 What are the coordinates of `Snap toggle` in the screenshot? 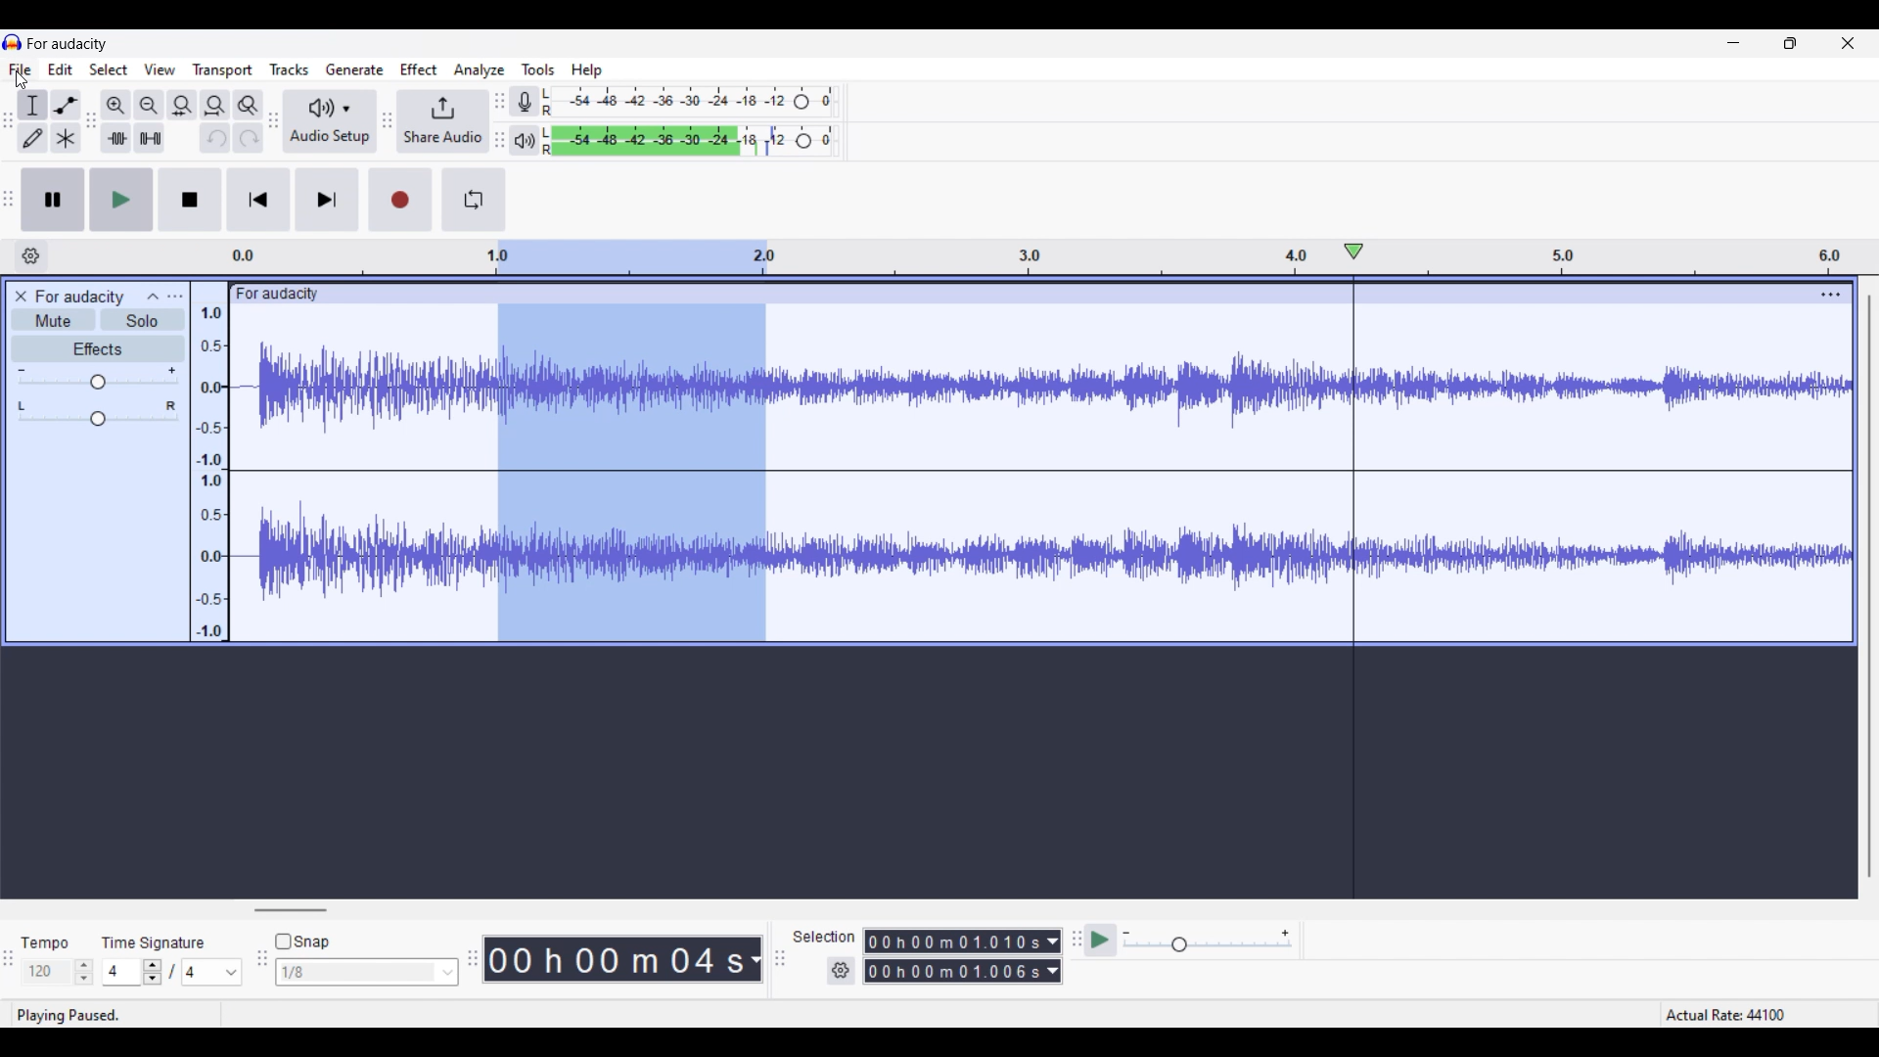 It's located at (301, 942).